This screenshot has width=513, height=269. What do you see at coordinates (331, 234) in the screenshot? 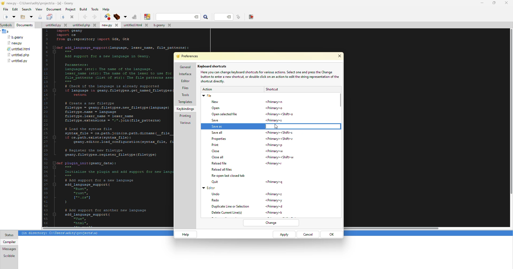
I see `ok` at bounding box center [331, 234].